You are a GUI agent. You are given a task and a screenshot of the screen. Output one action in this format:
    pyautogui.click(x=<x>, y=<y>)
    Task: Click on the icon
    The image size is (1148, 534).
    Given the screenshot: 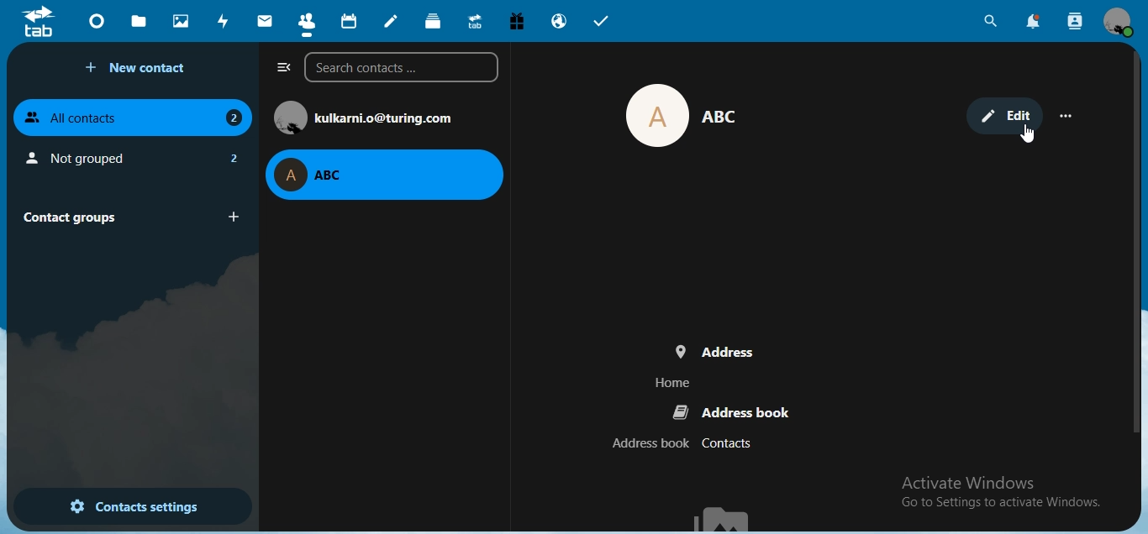 What is the action you would take?
    pyautogui.click(x=40, y=21)
    